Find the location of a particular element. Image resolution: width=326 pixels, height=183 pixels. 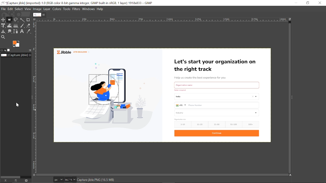

Create a new display for this image is located at coordinates (16, 180).